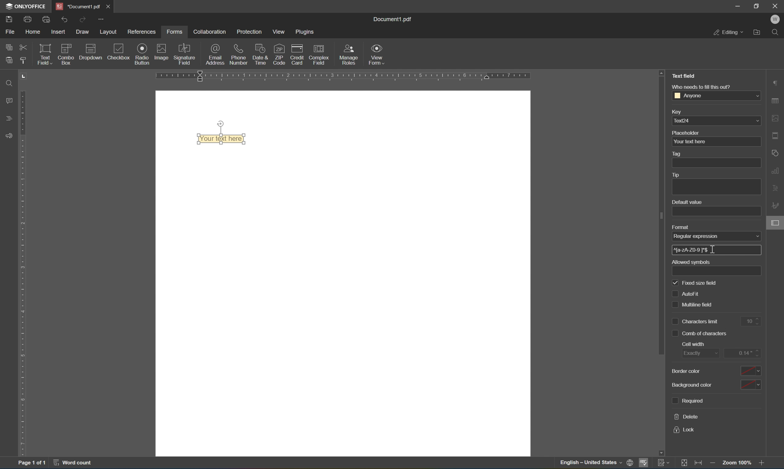 The width and height of the screenshot is (784, 469). I want to click on references, so click(143, 32).